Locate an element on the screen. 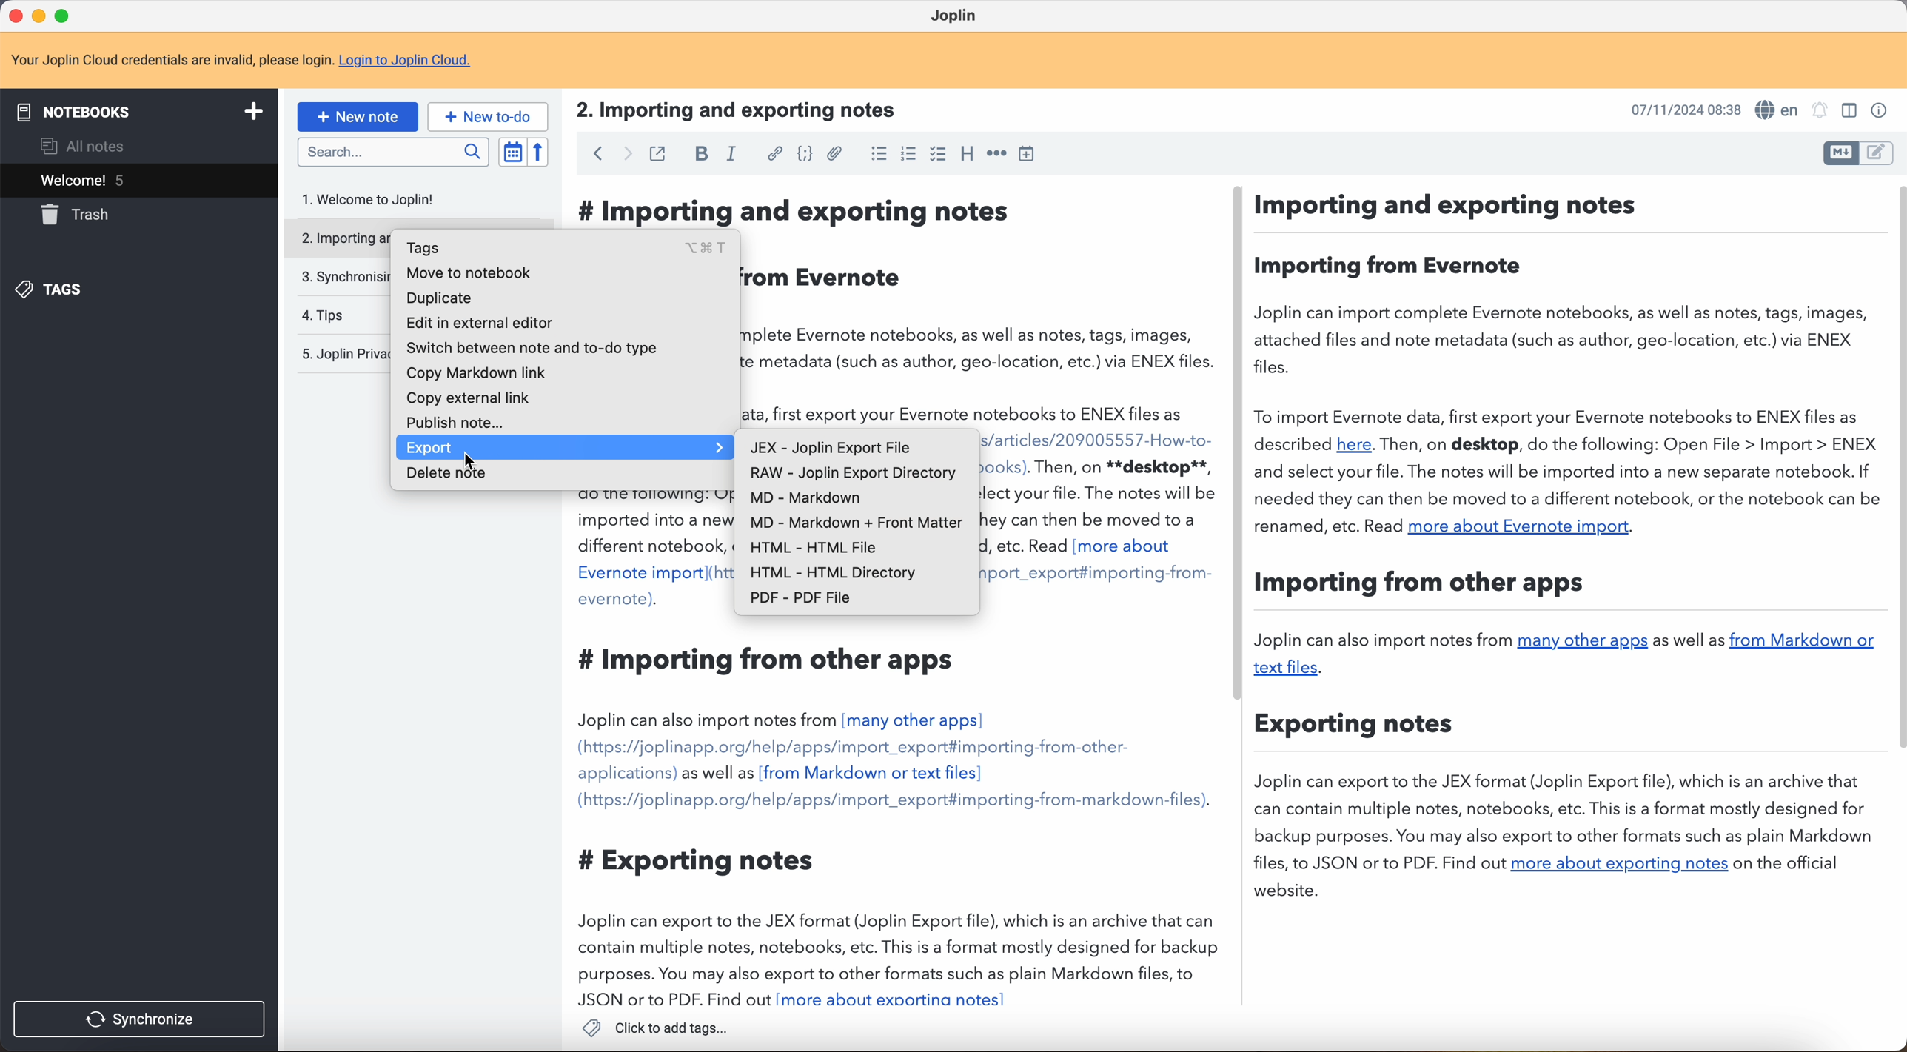  heading is located at coordinates (967, 155).